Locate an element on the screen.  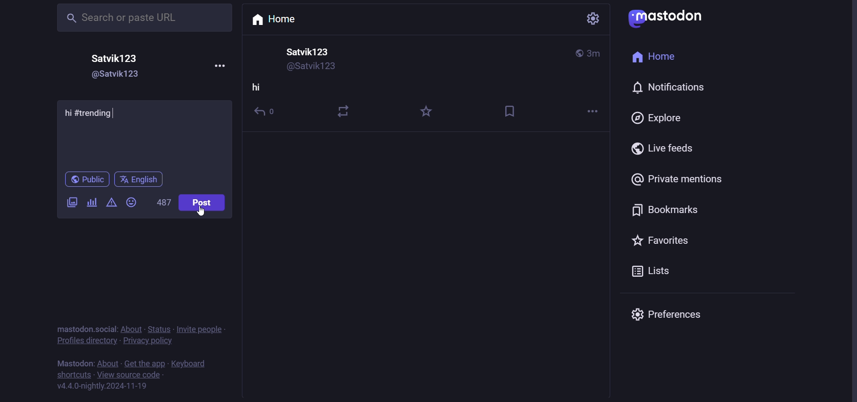
mastodon is located at coordinates (670, 17).